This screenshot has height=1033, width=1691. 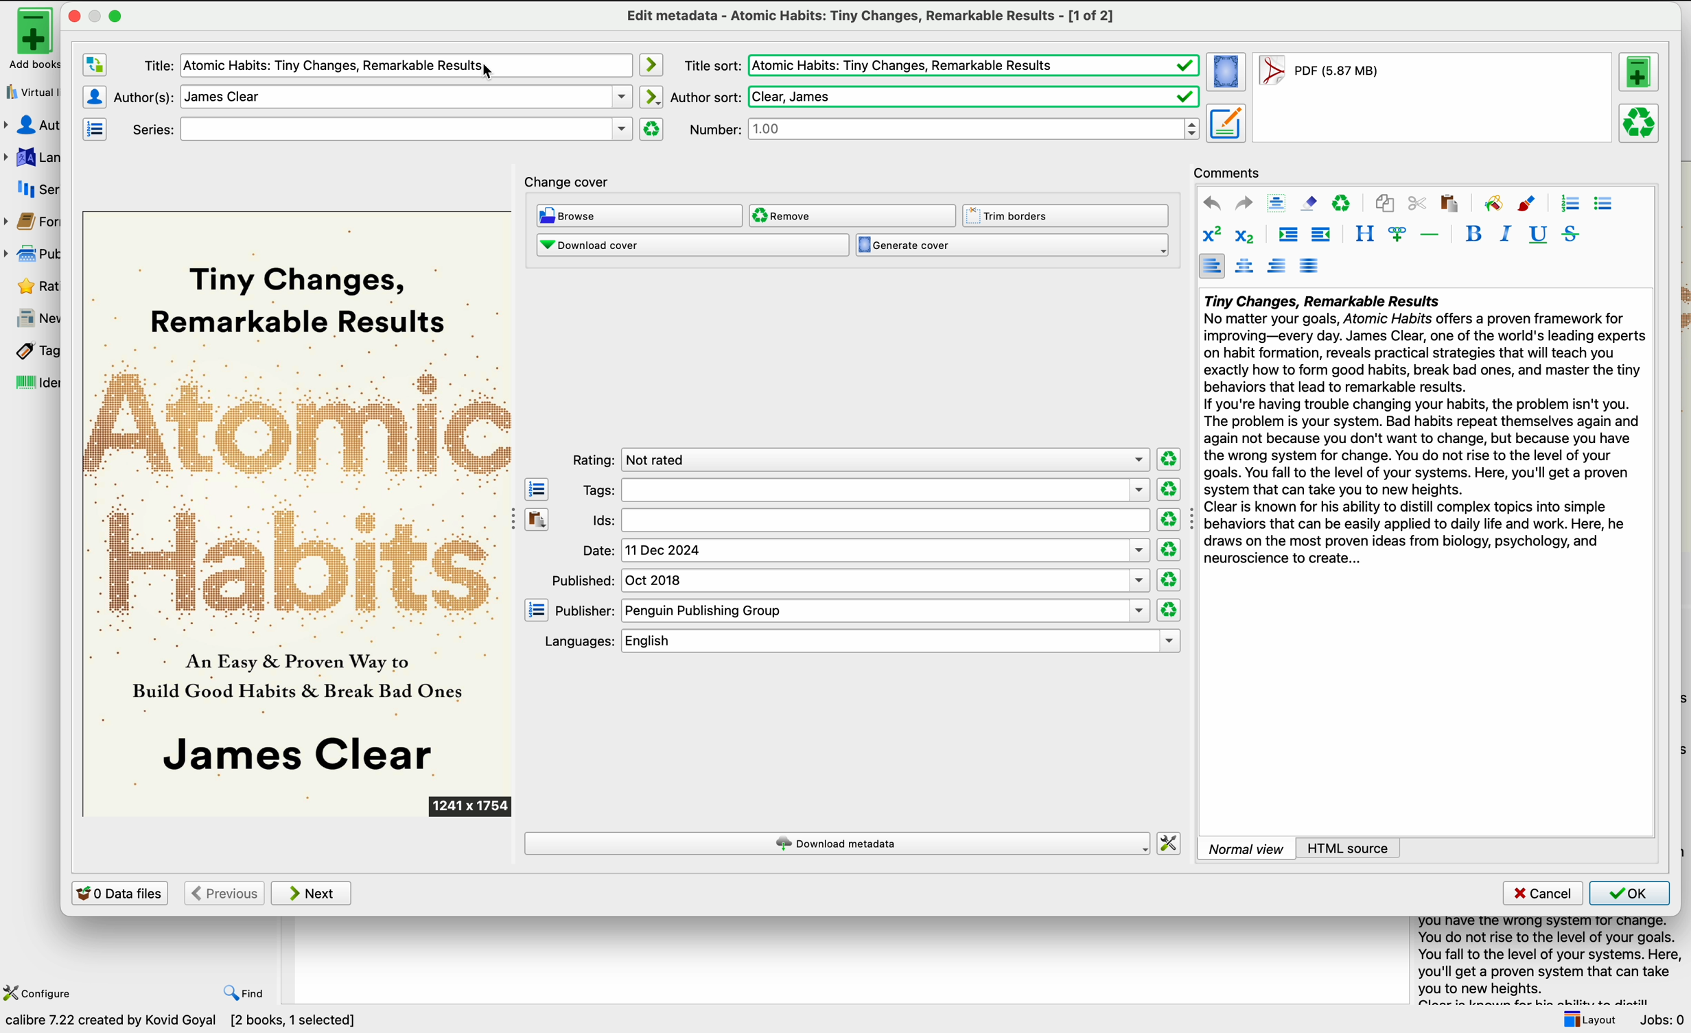 I want to click on underline, so click(x=1539, y=235).